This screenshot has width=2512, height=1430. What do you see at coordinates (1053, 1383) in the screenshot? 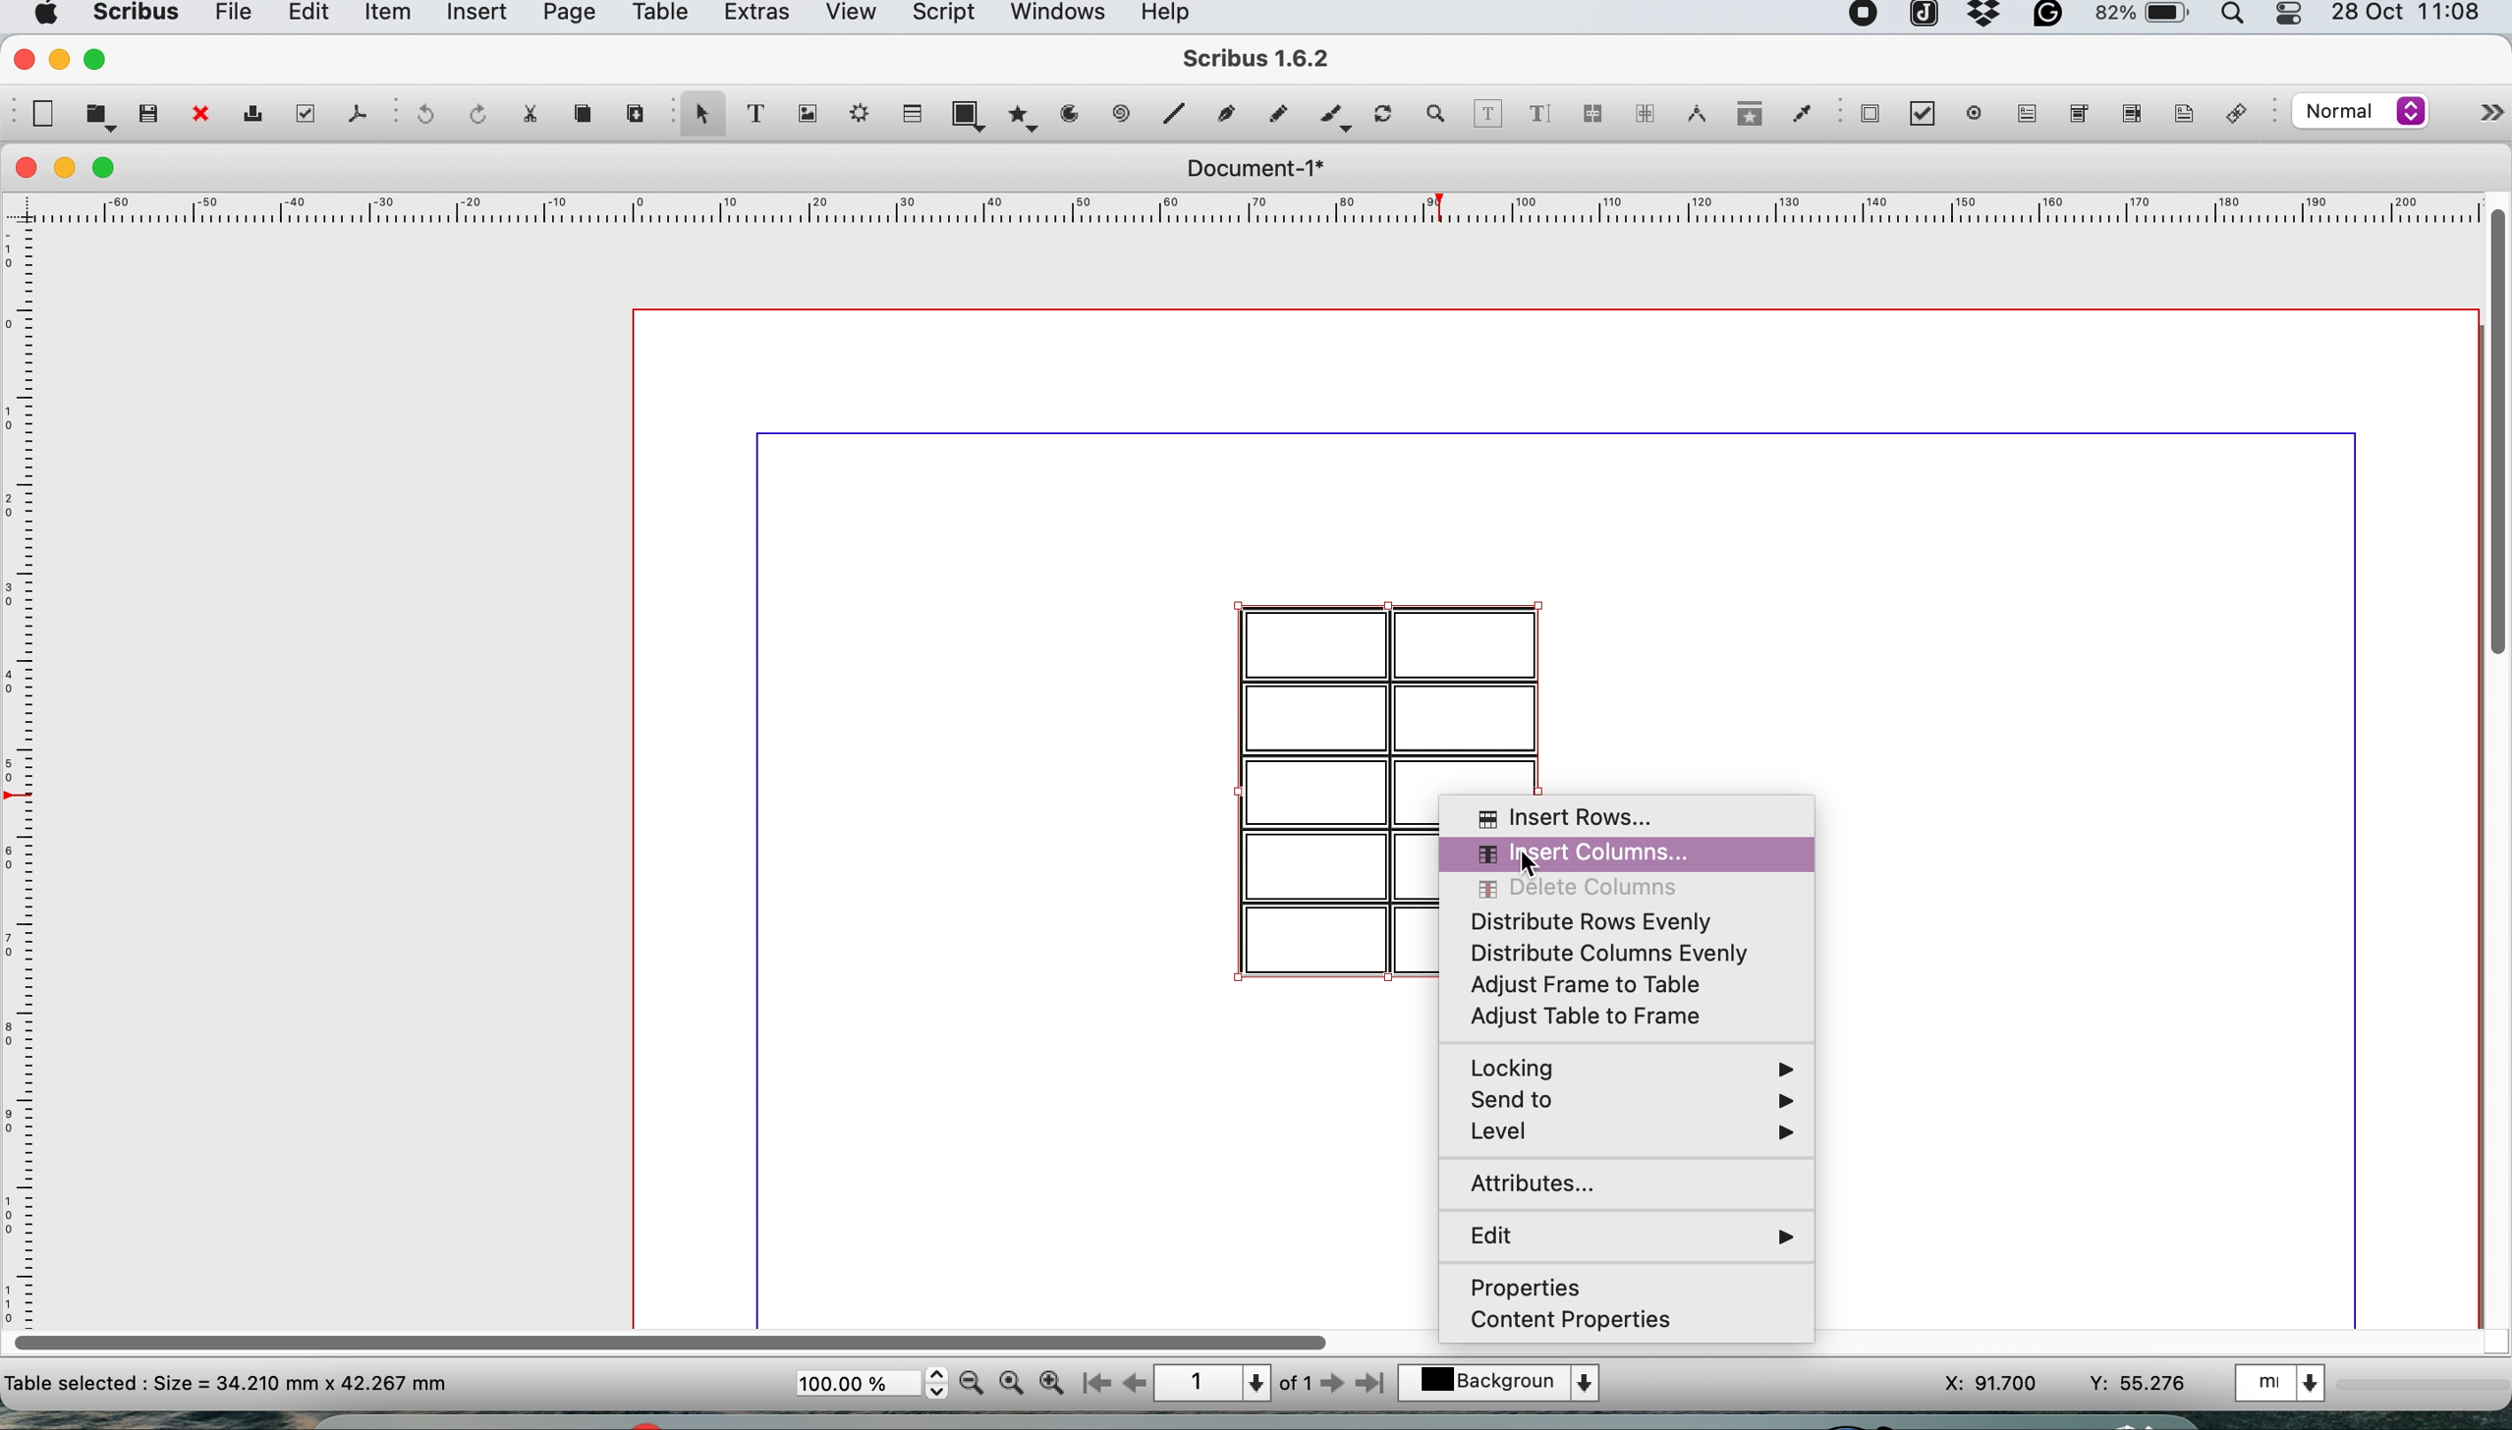
I see `zoom in` at bounding box center [1053, 1383].